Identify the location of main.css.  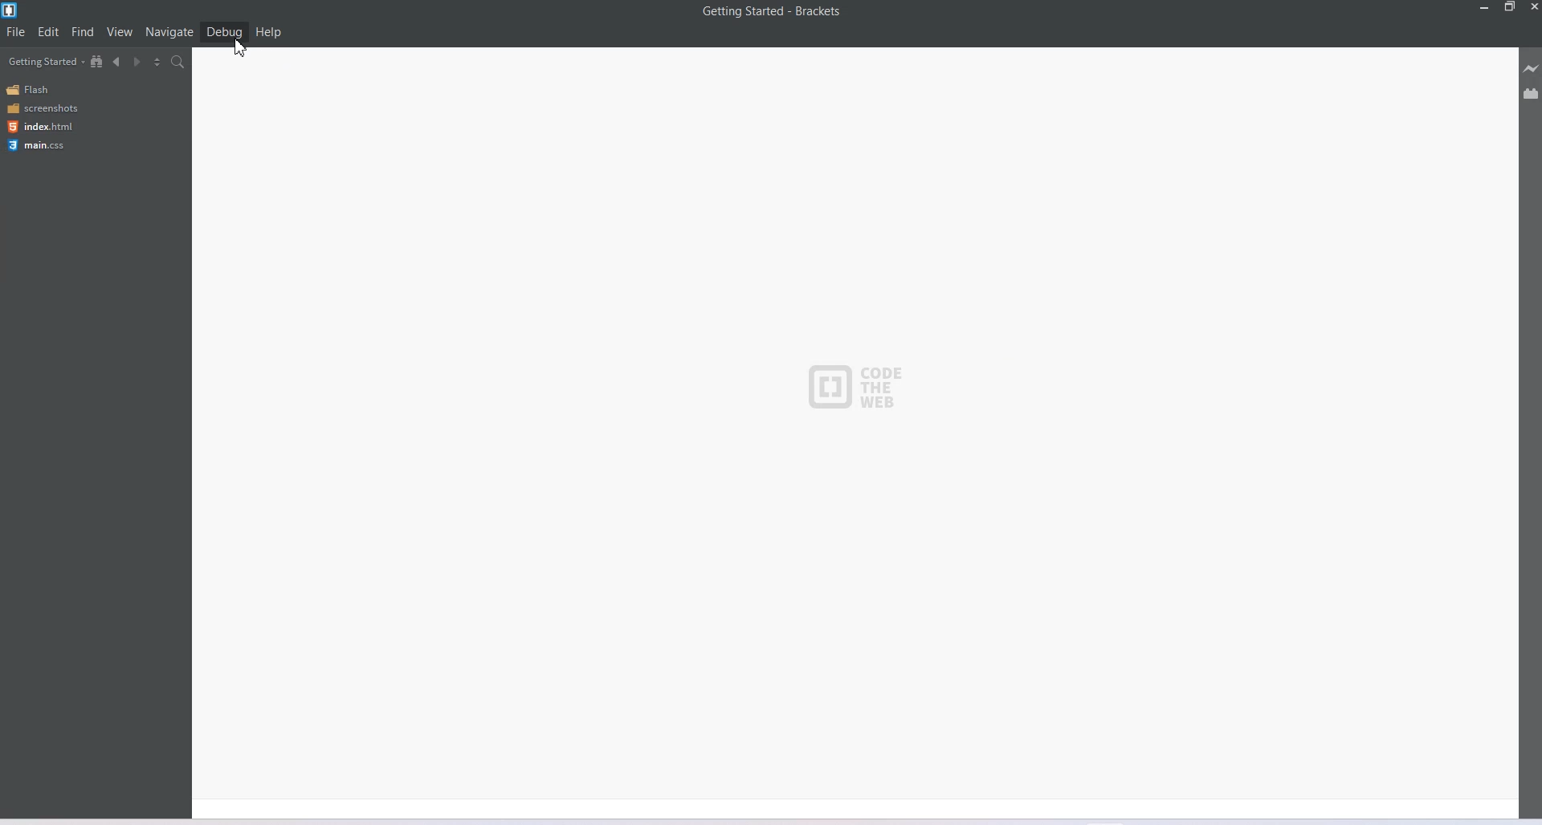
(39, 145).